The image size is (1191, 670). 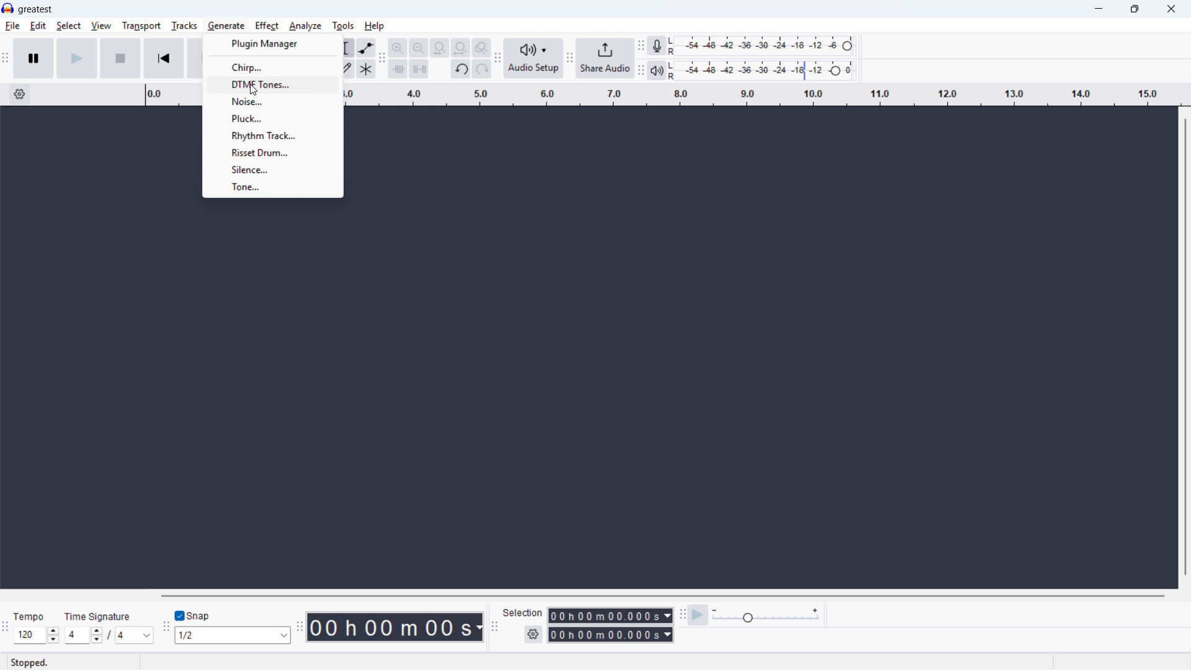 I want to click on file, so click(x=12, y=27).